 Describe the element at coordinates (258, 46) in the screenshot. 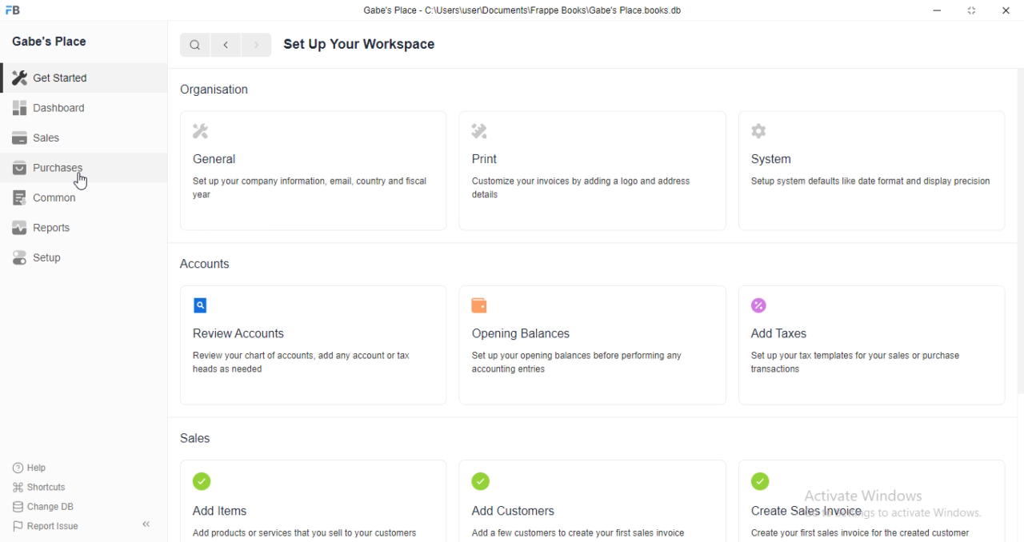

I see `navigate forward` at that location.